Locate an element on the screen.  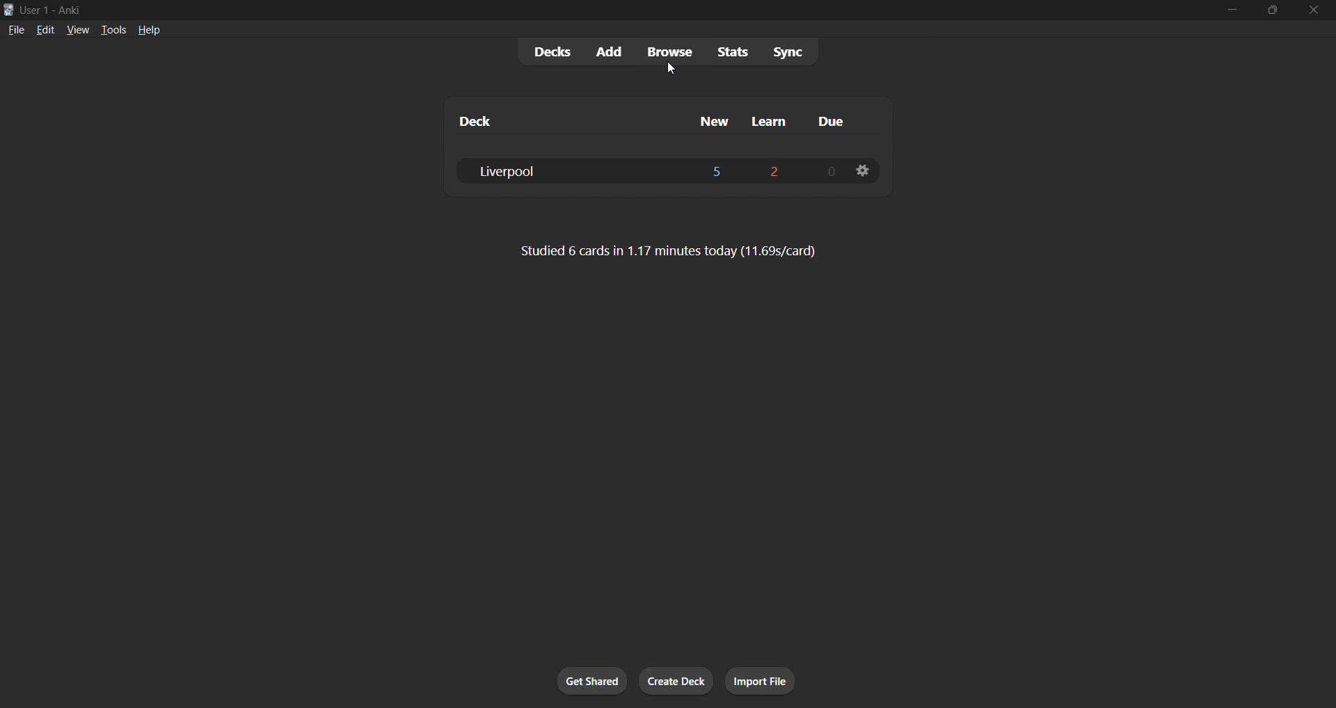
stats is located at coordinates (731, 53).